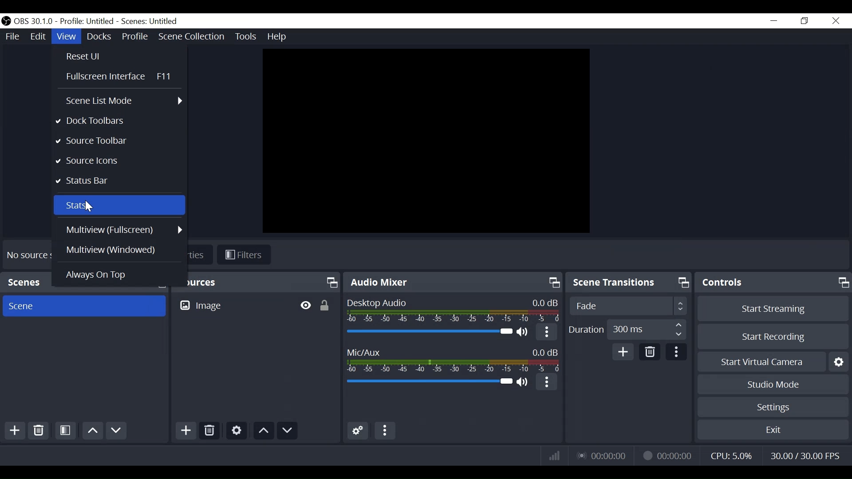 The width and height of the screenshot is (852, 479). I want to click on Fullscreen Interface , so click(120, 76).